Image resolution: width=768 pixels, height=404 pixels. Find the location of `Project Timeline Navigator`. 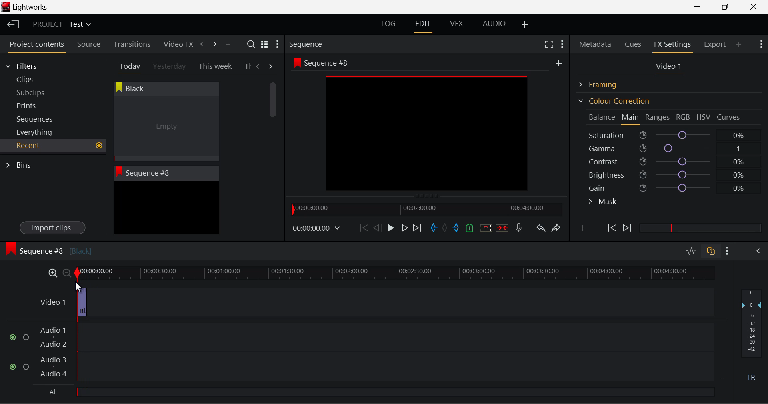

Project Timeline Navigator is located at coordinates (426, 209).